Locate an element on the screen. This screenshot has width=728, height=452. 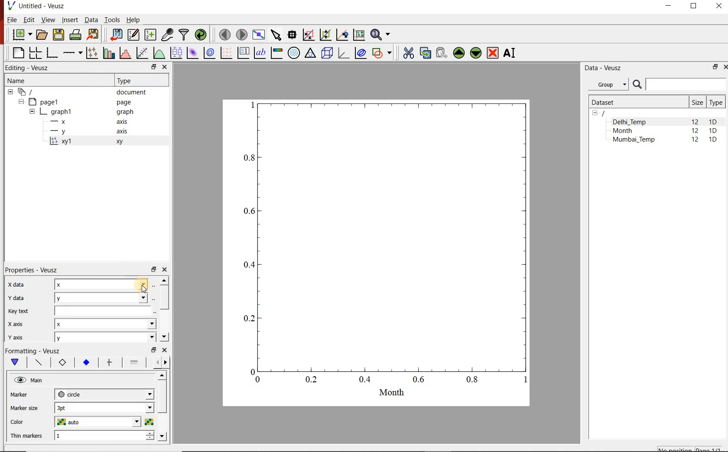
x-data is located at coordinates (18, 284).